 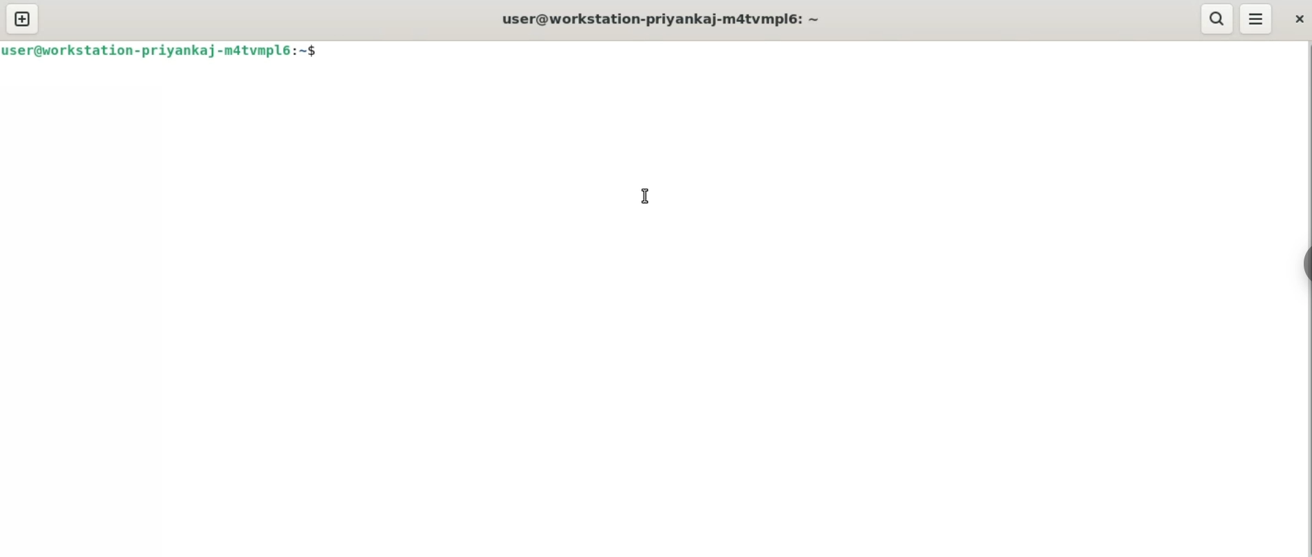 I want to click on new tab, so click(x=22, y=19).